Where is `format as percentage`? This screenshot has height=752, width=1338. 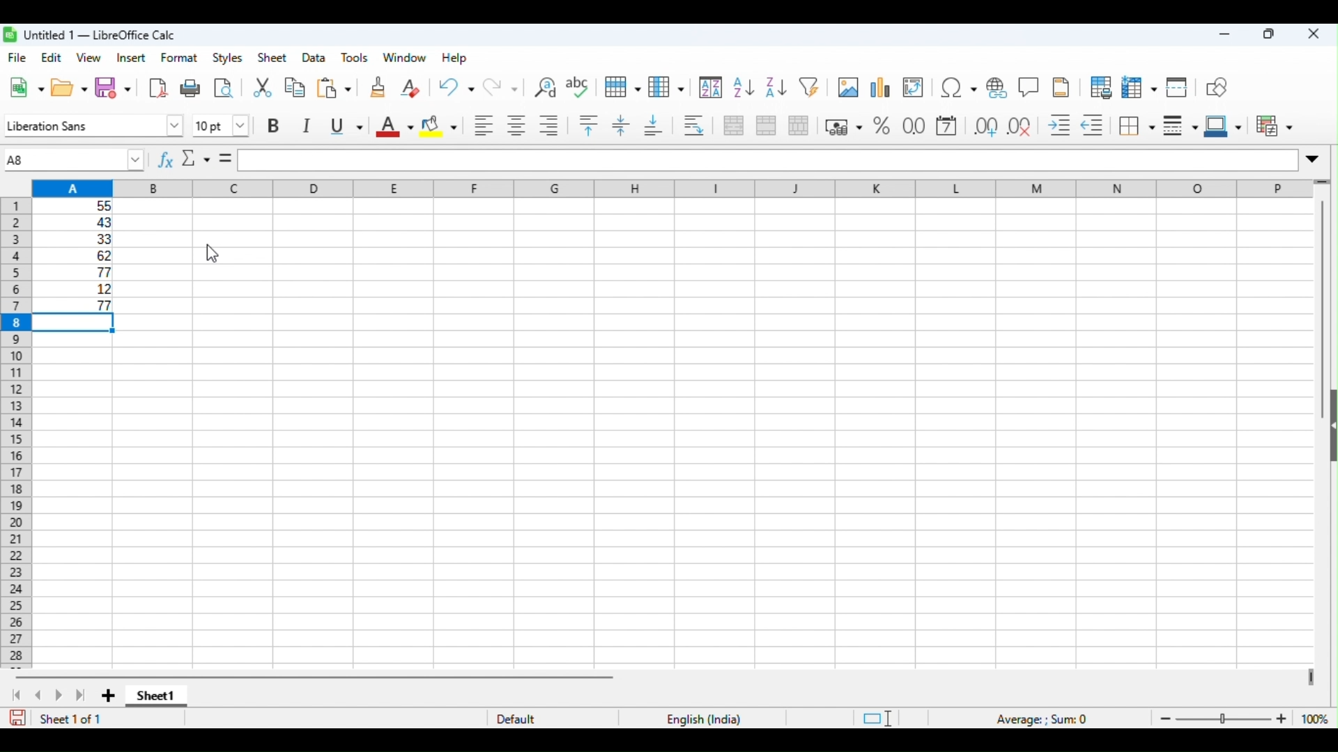 format as percentage is located at coordinates (883, 127).